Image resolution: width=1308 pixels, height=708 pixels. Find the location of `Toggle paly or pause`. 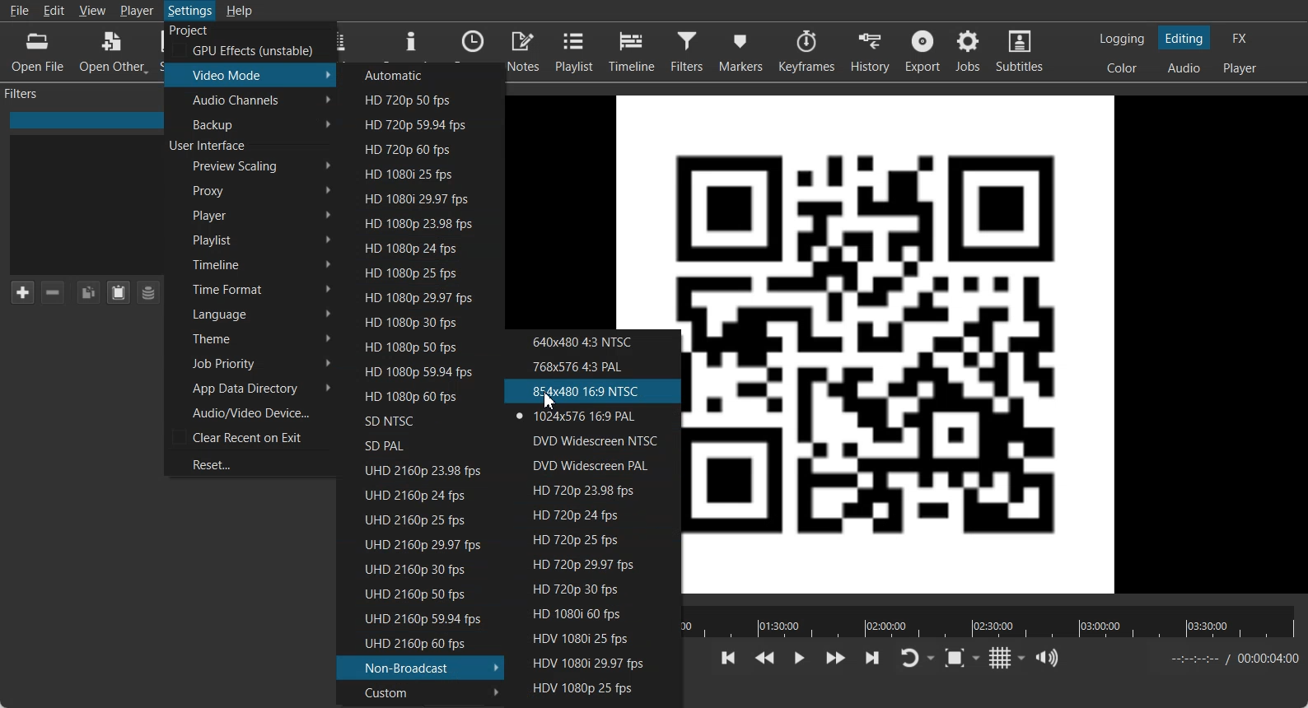

Toggle paly or pause is located at coordinates (798, 659).